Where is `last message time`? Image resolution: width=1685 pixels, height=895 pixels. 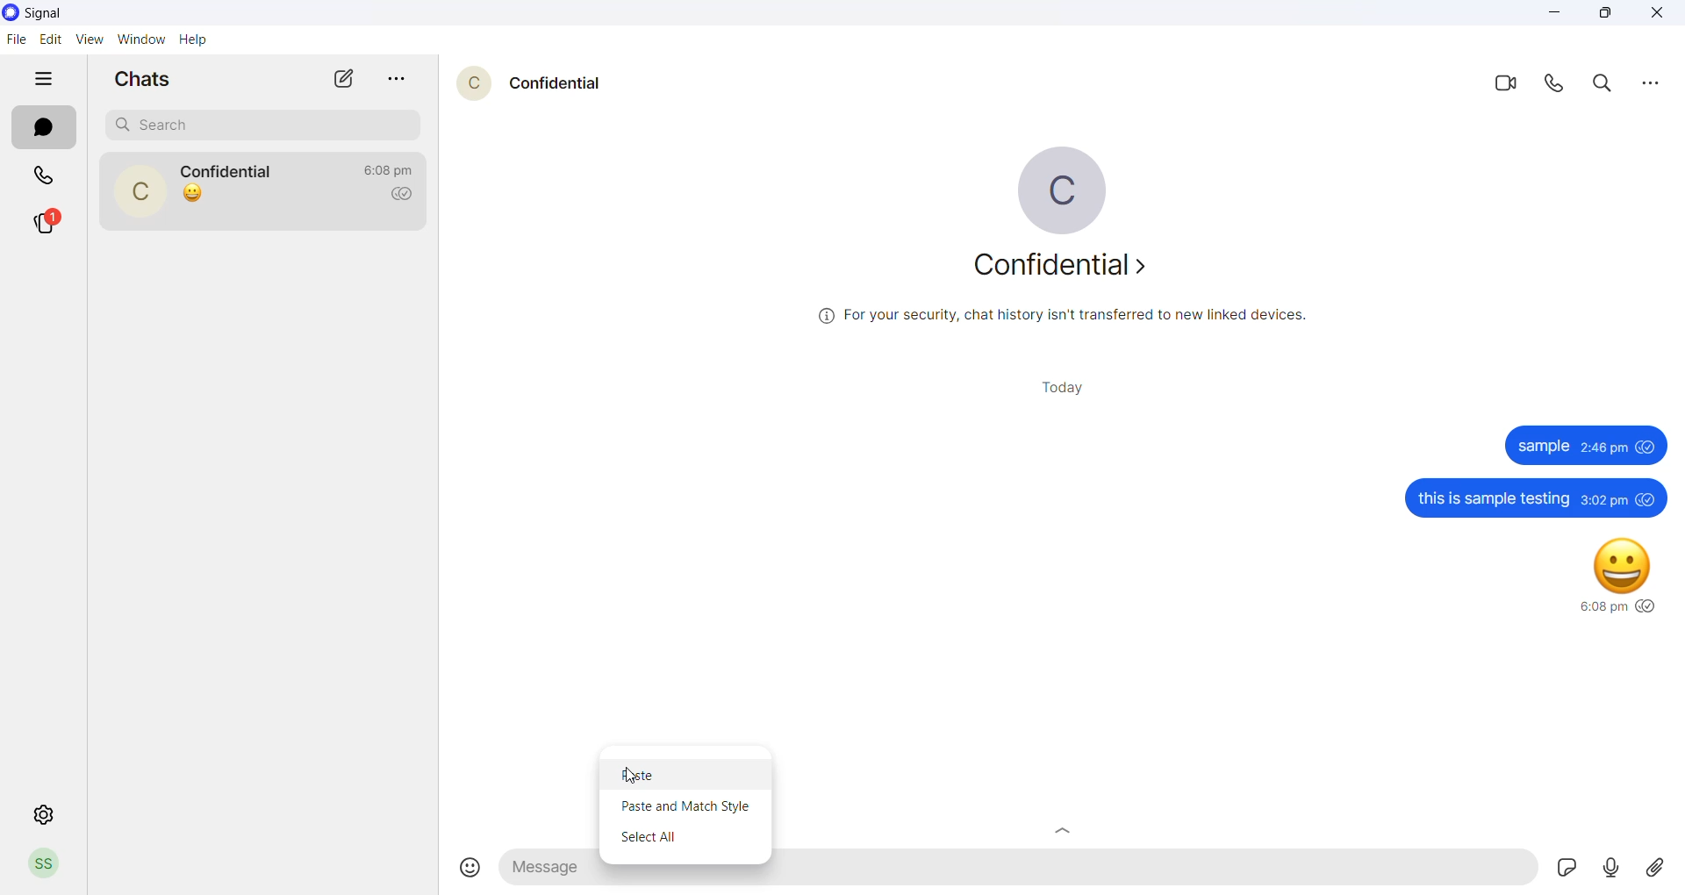 last message time is located at coordinates (392, 164).